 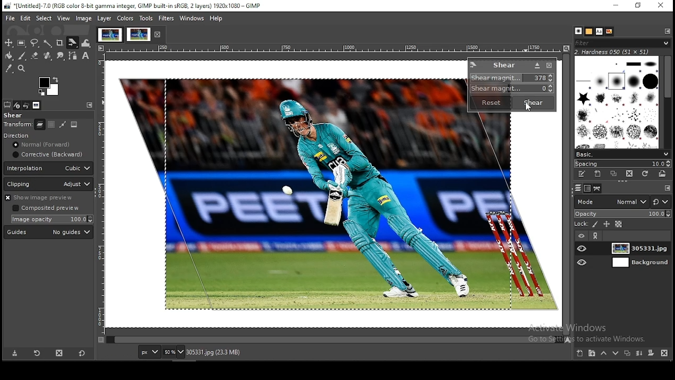 What do you see at coordinates (662, 175) in the screenshot?
I see `open brush as image` at bounding box center [662, 175].